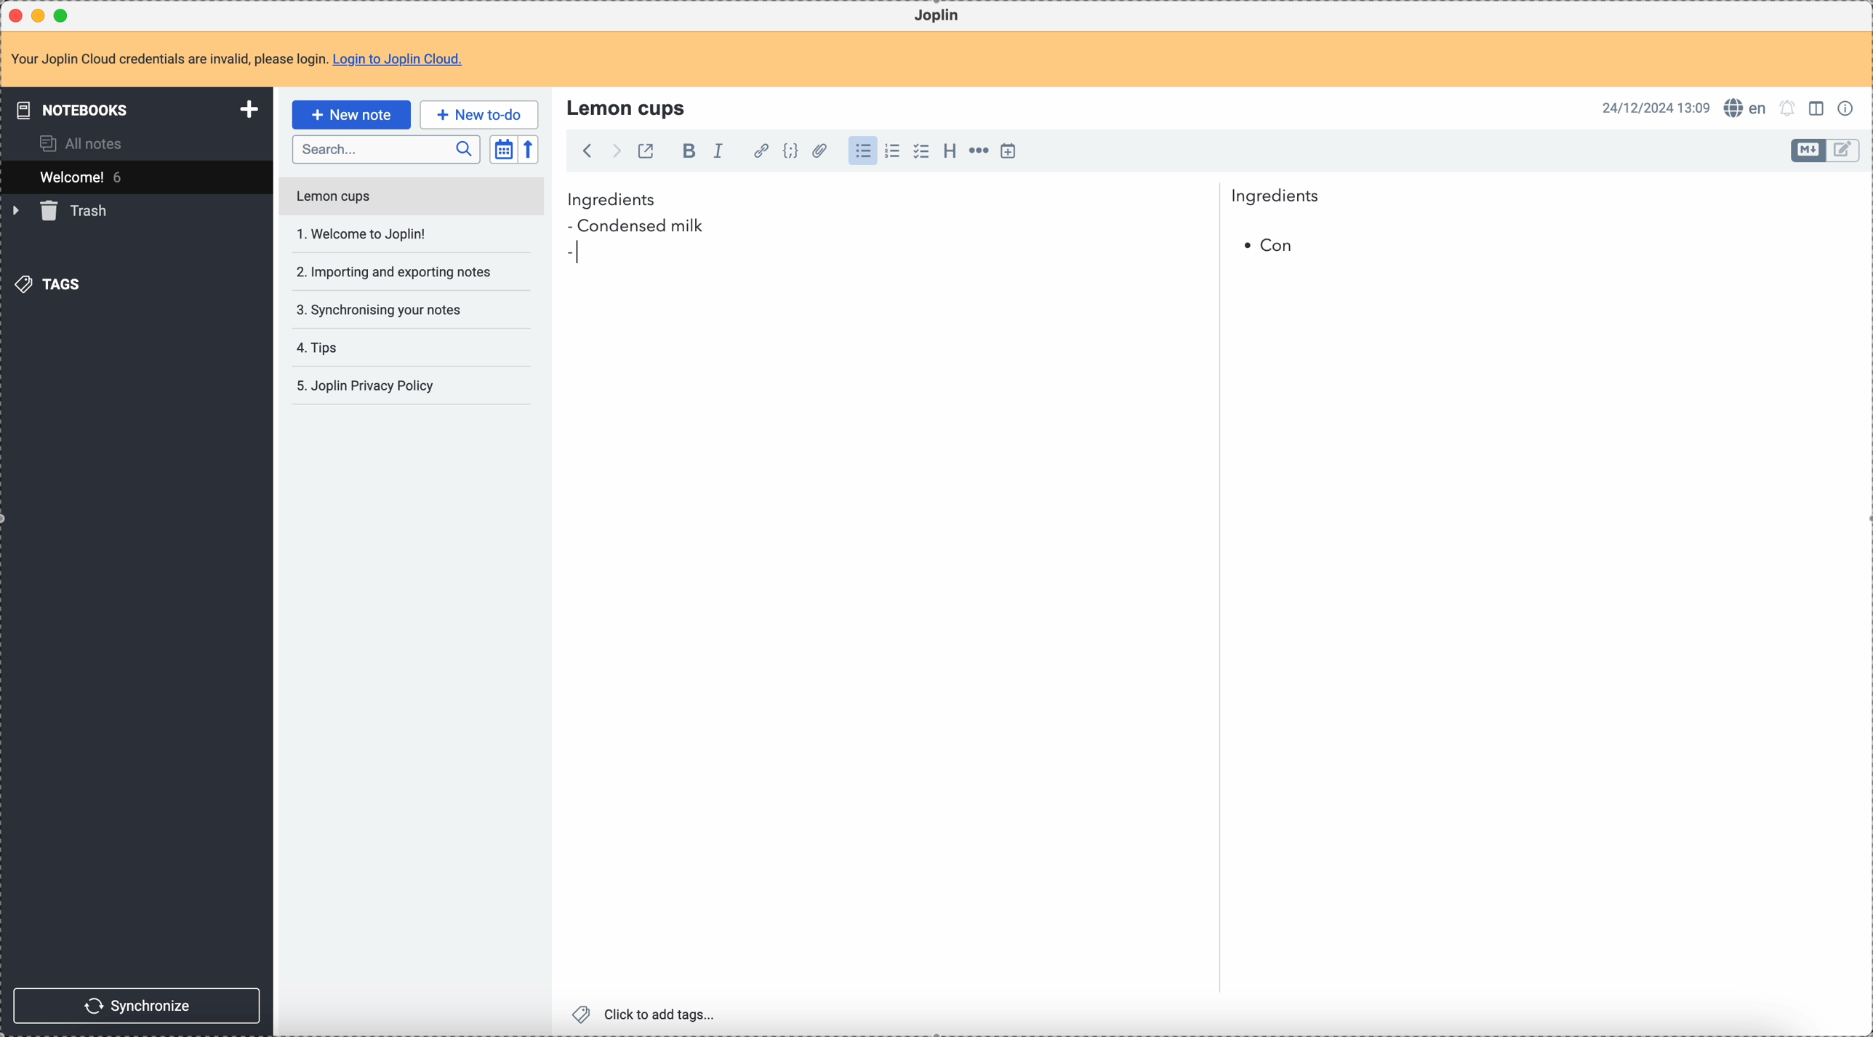 The height and width of the screenshot is (1037, 1873). What do you see at coordinates (378, 308) in the screenshot?
I see `synchronising your notes` at bounding box center [378, 308].